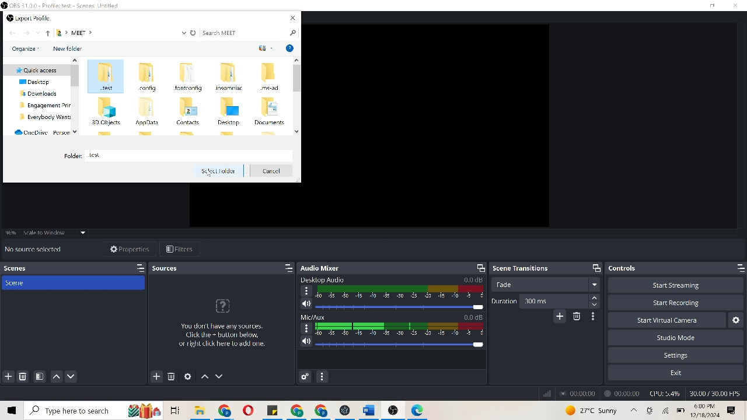  I want to click on advanced audio properties, so click(303, 376).